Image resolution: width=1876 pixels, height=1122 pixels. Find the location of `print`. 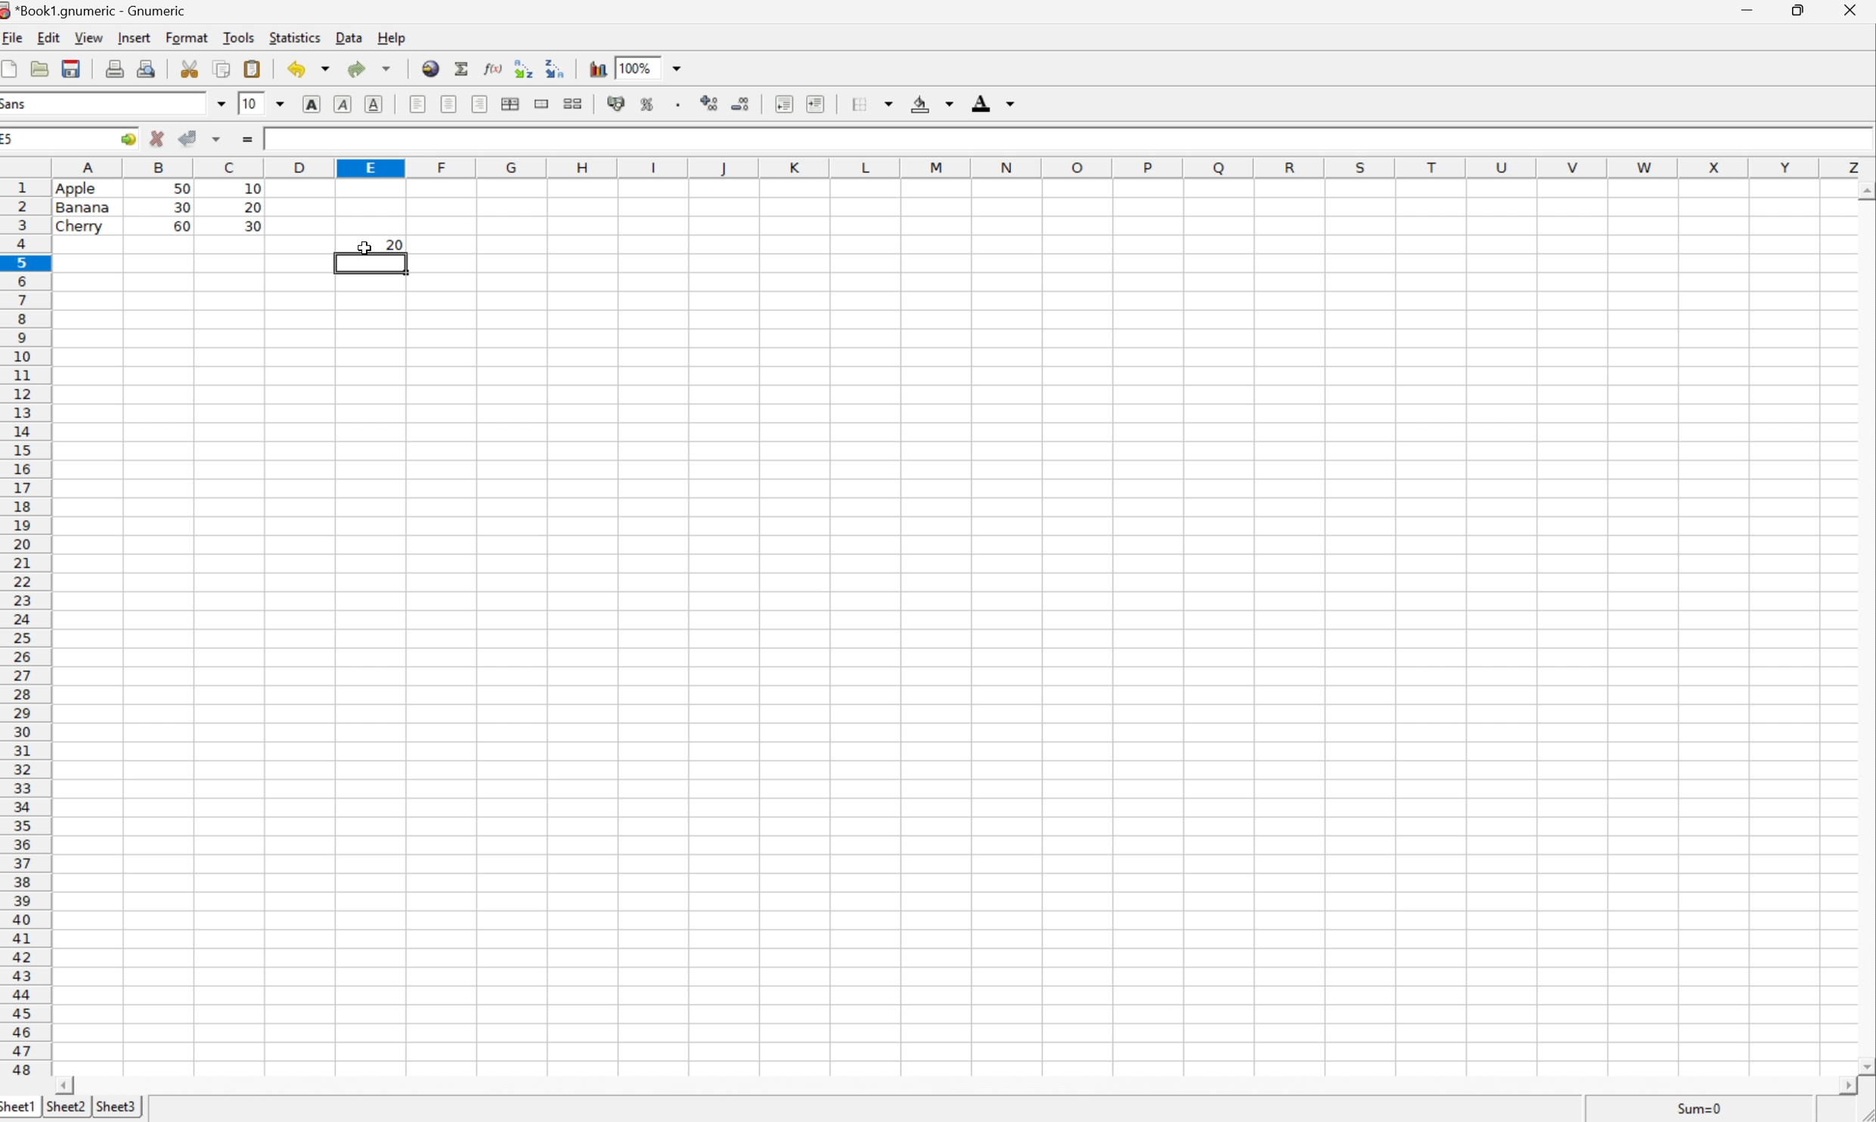

print is located at coordinates (116, 68).